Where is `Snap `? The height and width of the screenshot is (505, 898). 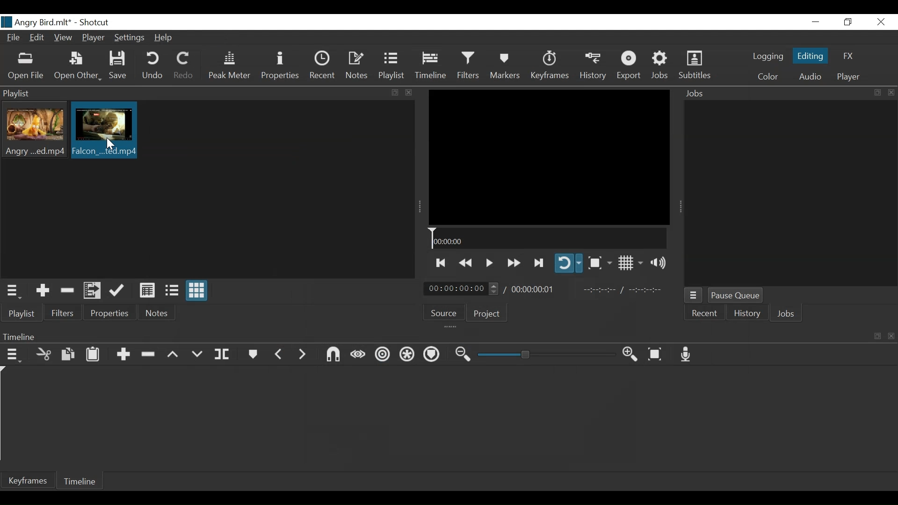 Snap  is located at coordinates (333, 355).